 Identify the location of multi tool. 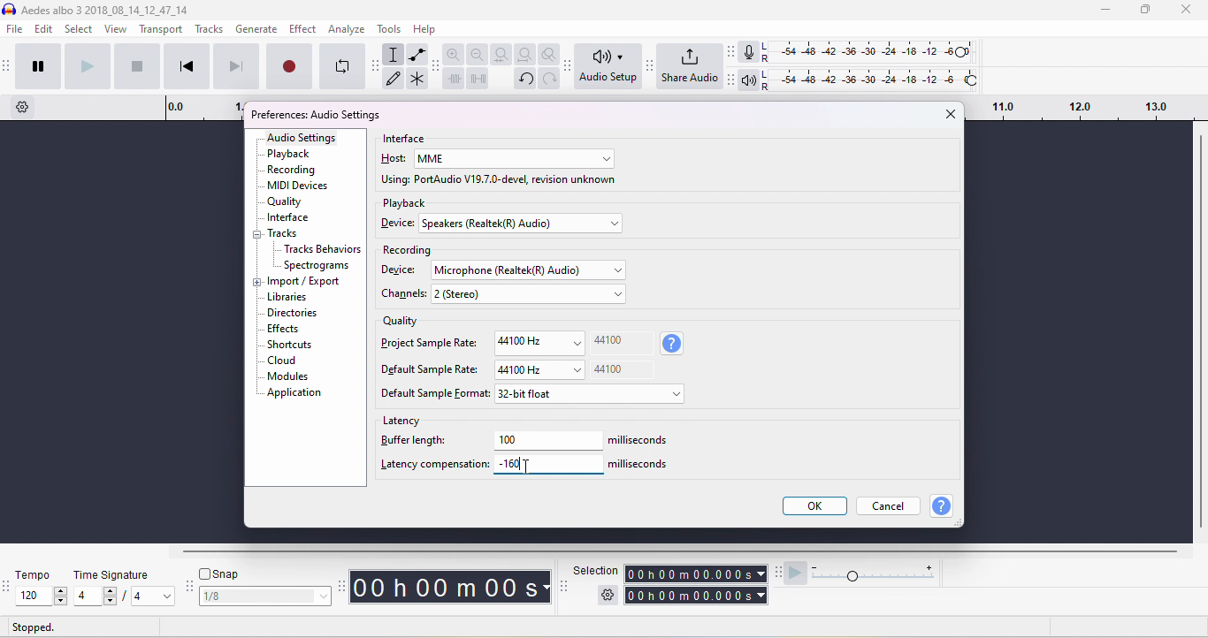
(417, 81).